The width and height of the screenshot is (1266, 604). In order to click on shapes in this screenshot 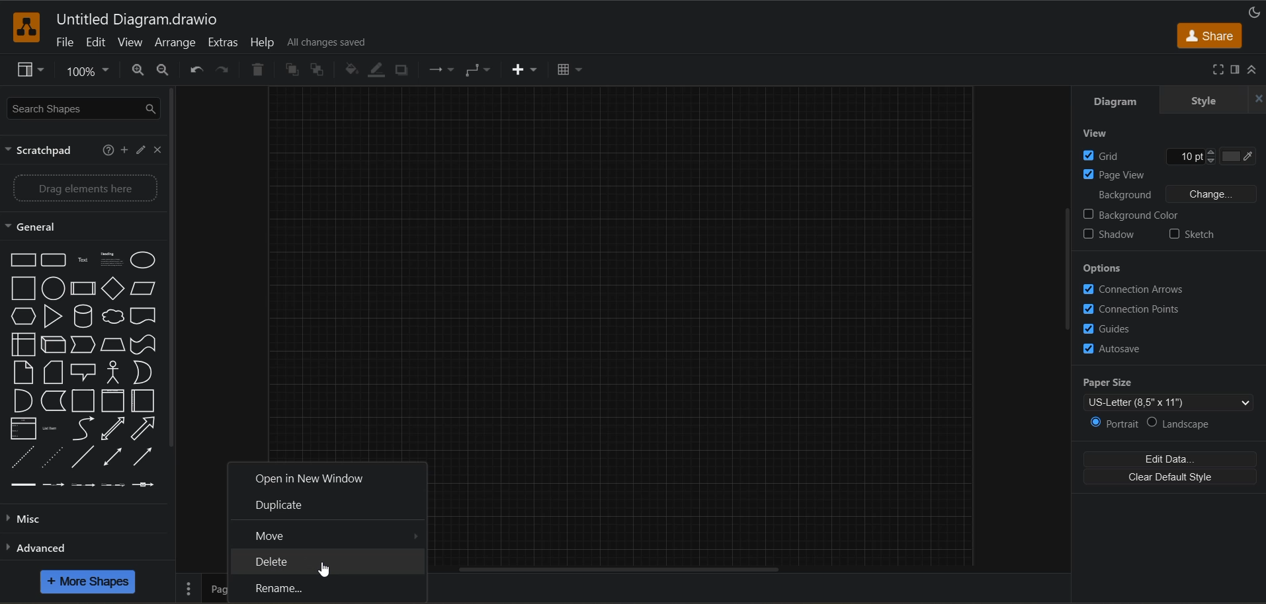, I will do `click(84, 369)`.